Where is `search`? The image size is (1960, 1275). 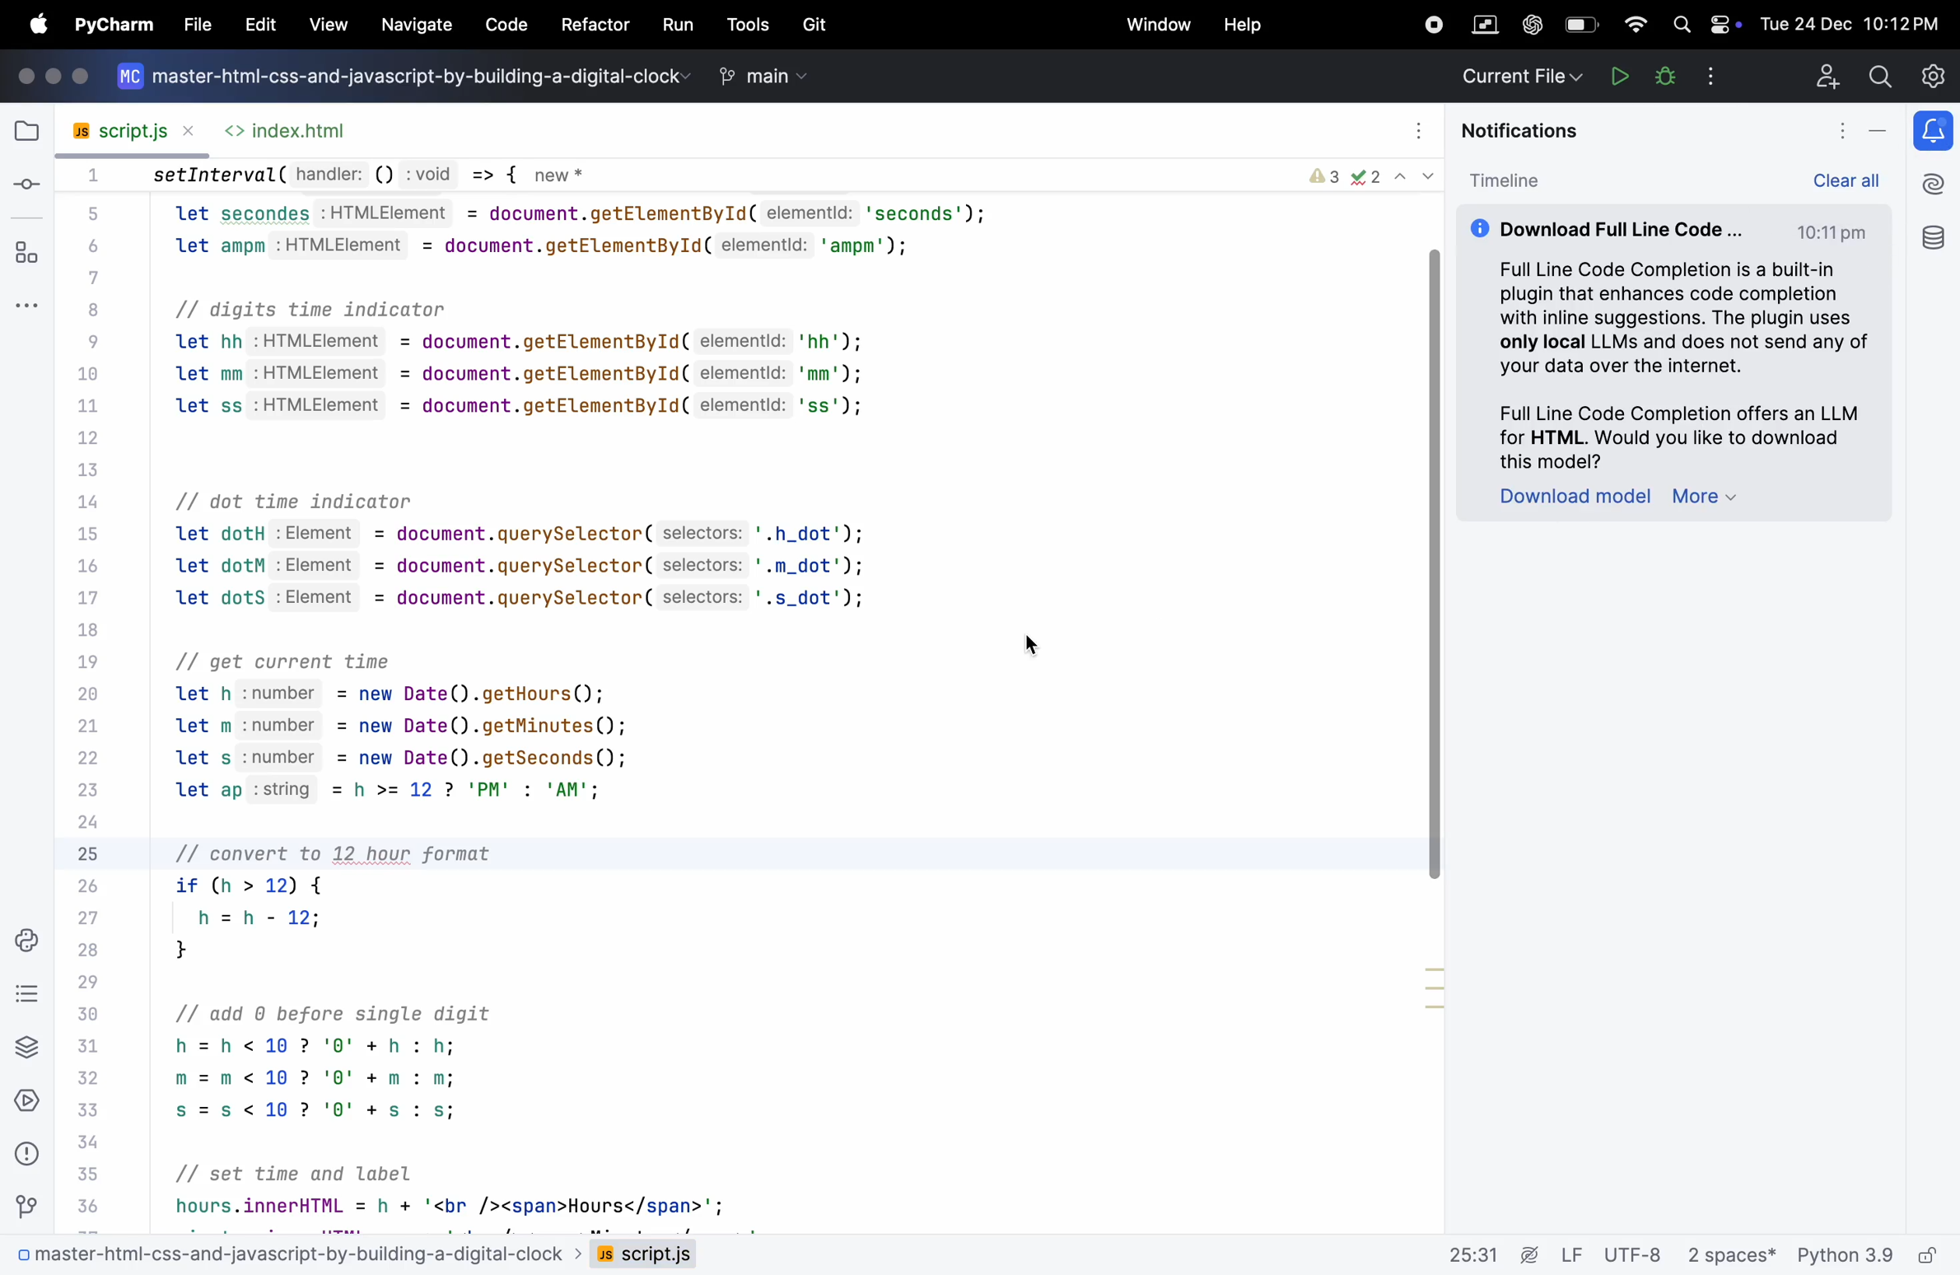 search is located at coordinates (1876, 76).